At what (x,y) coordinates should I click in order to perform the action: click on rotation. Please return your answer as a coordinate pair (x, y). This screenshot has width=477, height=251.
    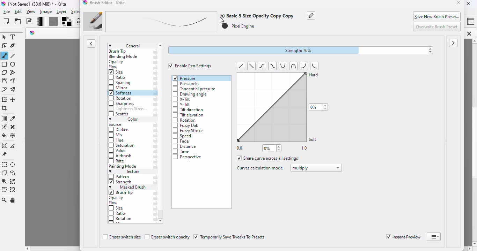
    Looking at the image, I should click on (120, 98).